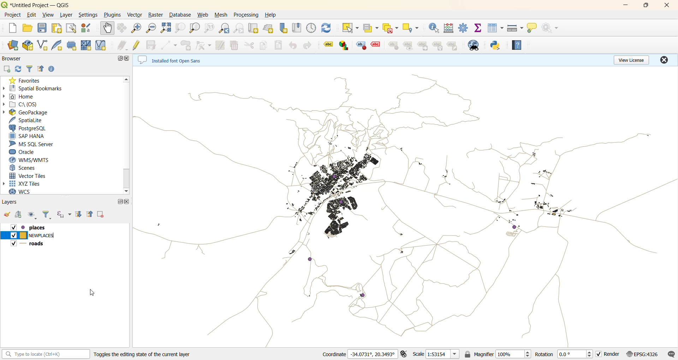 This screenshot has width=678, height=360. Describe the element at coordinates (27, 120) in the screenshot. I see `spatialite` at that location.